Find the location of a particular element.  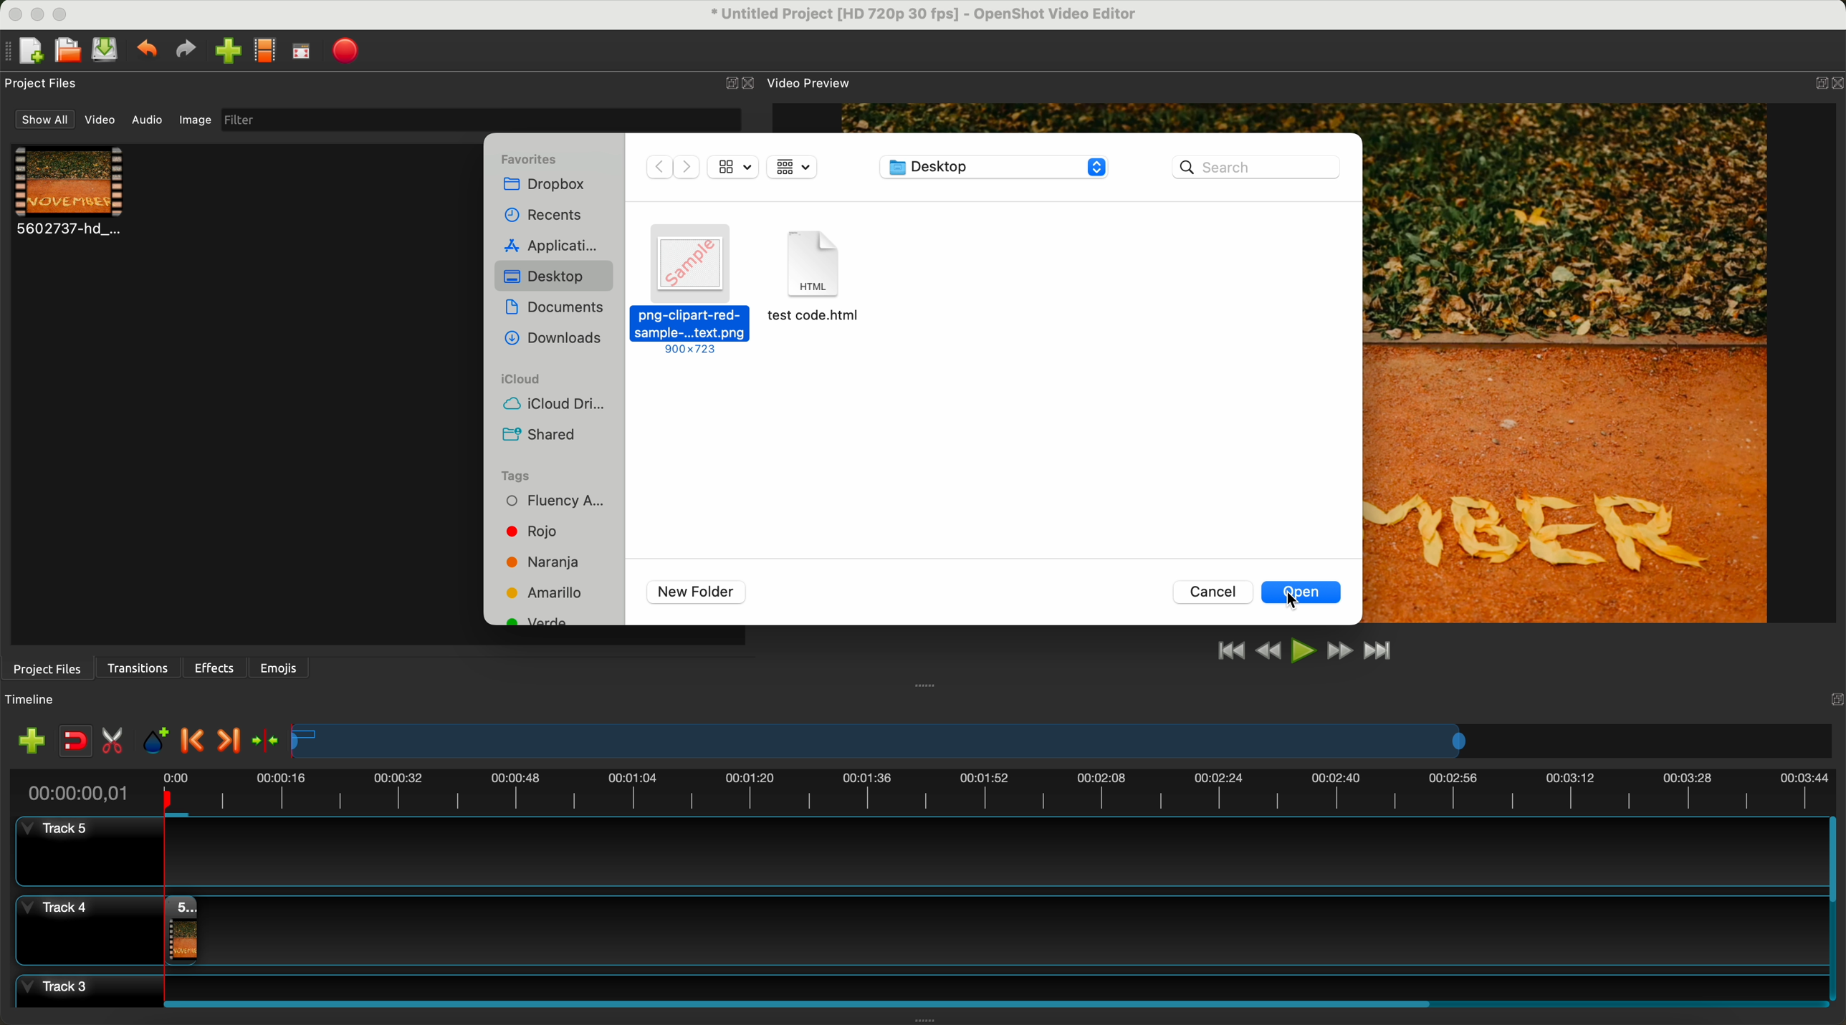

next marker is located at coordinates (227, 741).